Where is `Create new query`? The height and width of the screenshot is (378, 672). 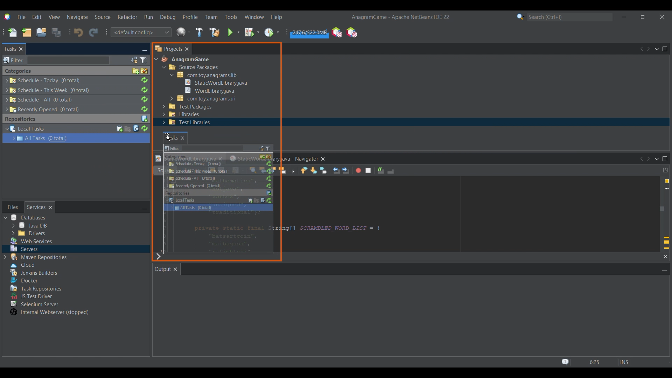
Create new query is located at coordinates (128, 129).